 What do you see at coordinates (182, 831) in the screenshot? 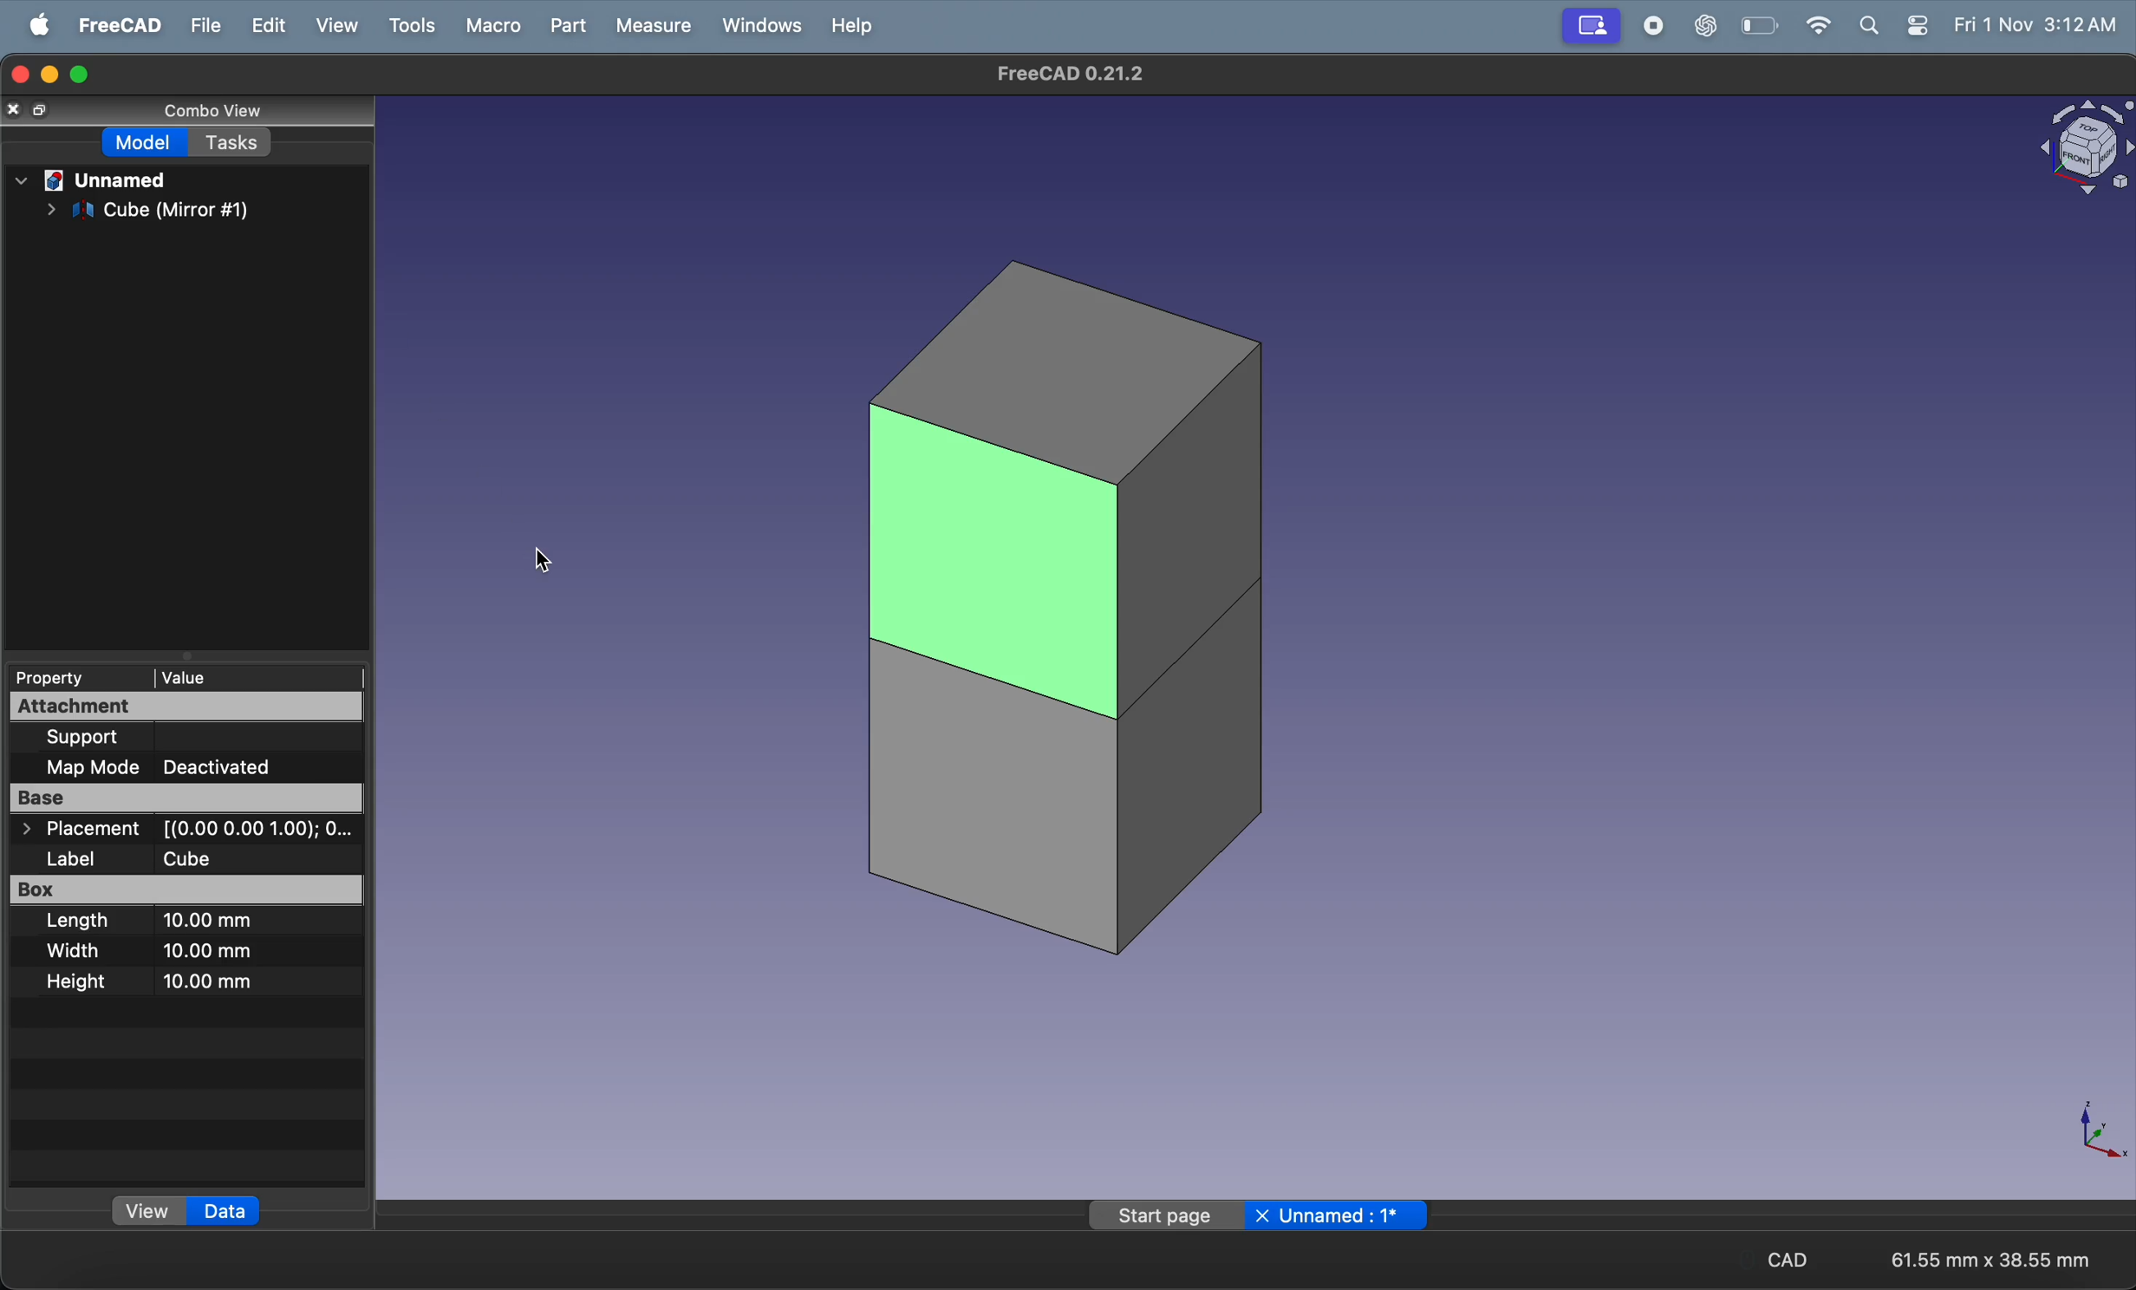
I see `> Placement [(0.00 0.00 1.00); O...` at bounding box center [182, 831].